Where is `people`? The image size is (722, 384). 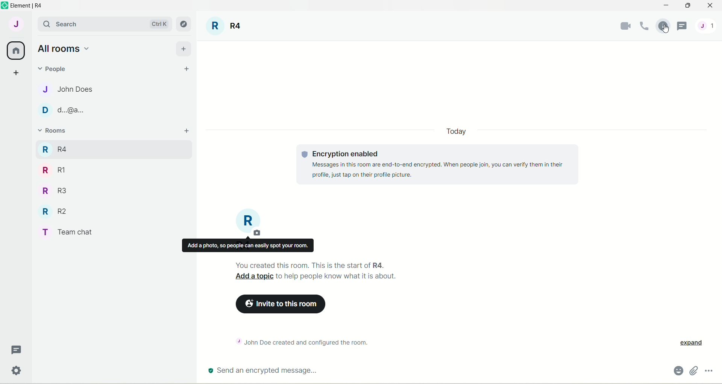 people is located at coordinates (55, 68).